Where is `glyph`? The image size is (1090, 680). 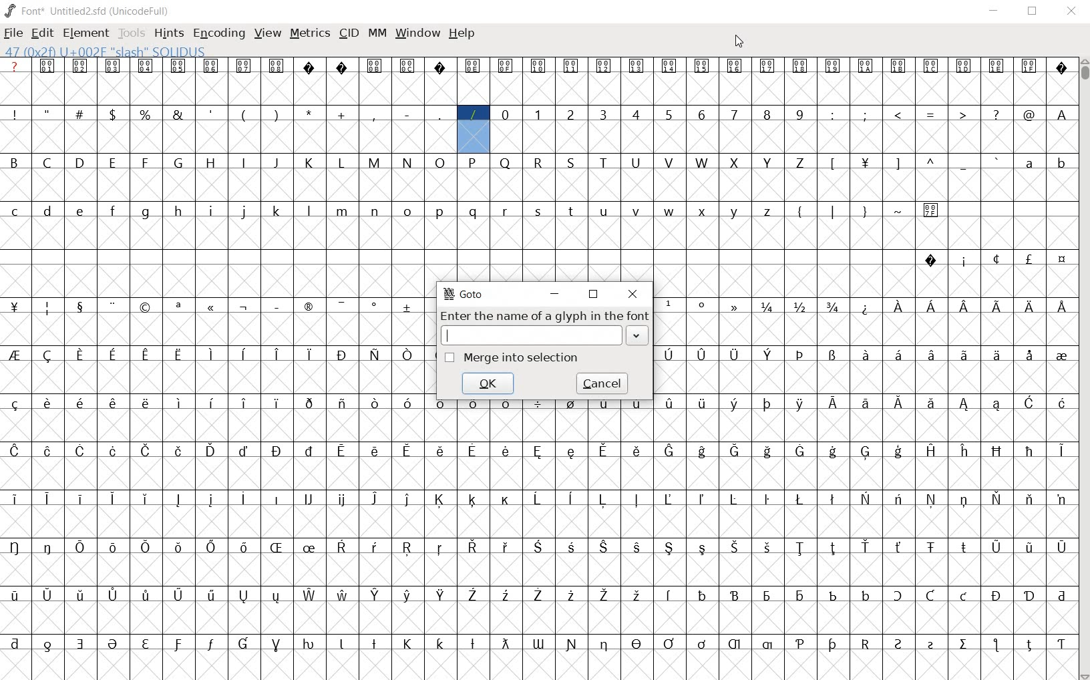
glyph is located at coordinates (898, 114).